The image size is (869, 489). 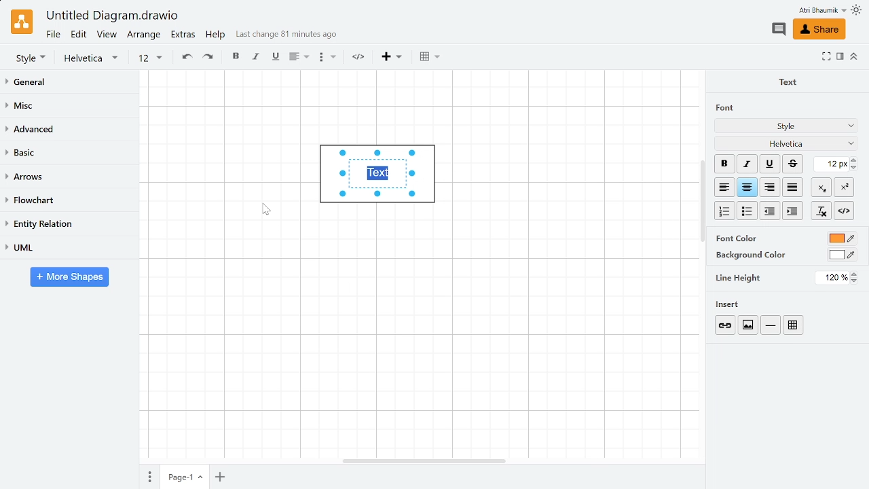 I want to click on Table, so click(x=796, y=324).